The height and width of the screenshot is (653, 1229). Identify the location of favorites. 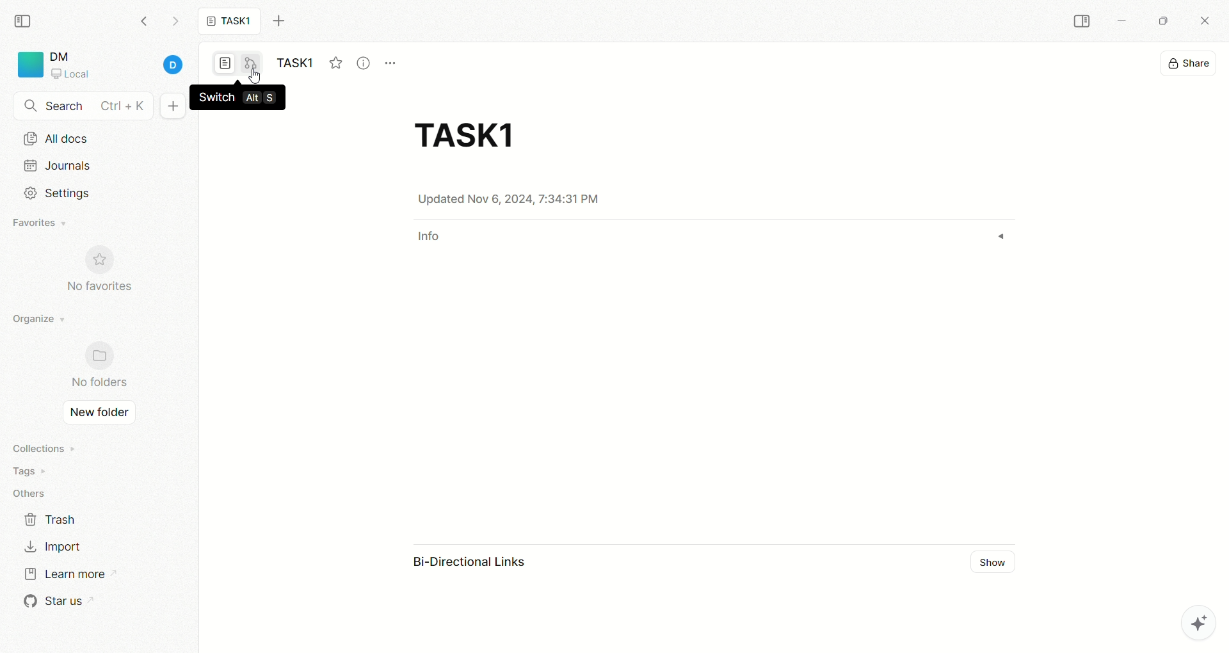
(337, 63).